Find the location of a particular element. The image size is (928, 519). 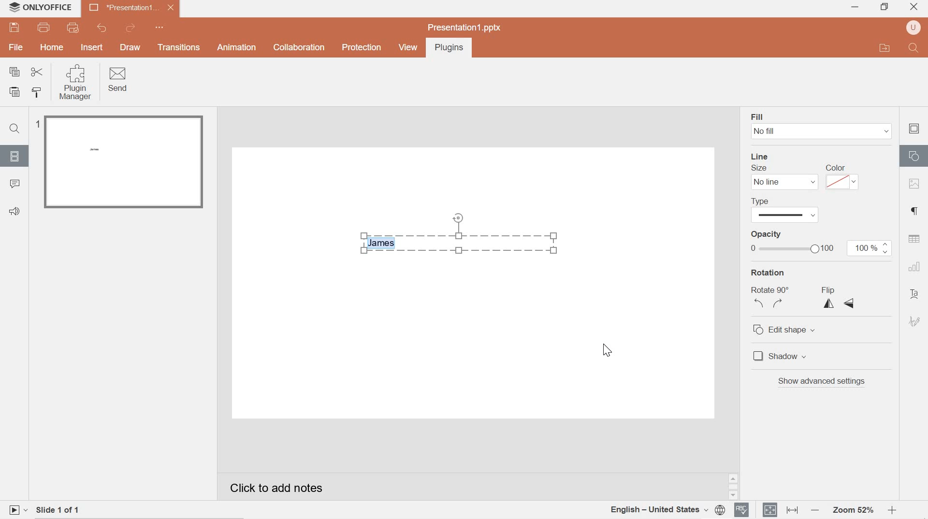

No line is located at coordinates (782, 183).